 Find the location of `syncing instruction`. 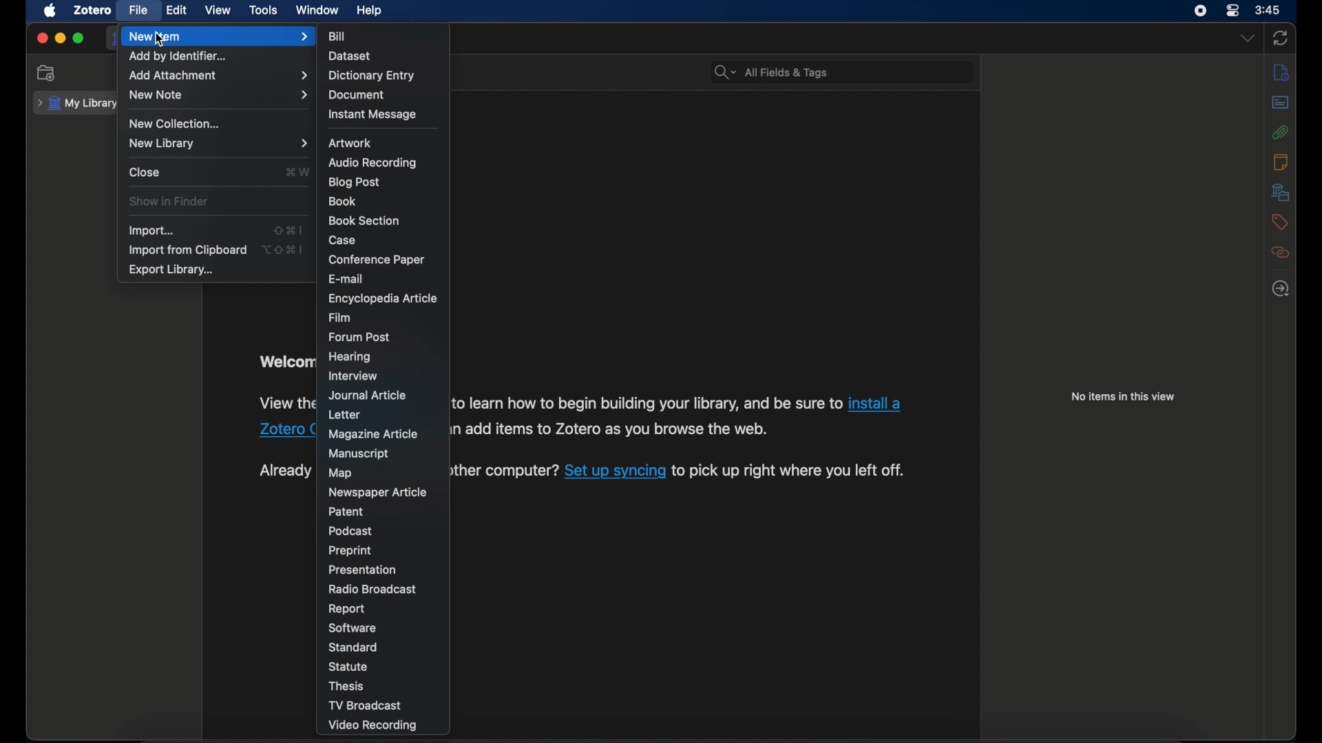

syncing instruction is located at coordinates (678, 472).